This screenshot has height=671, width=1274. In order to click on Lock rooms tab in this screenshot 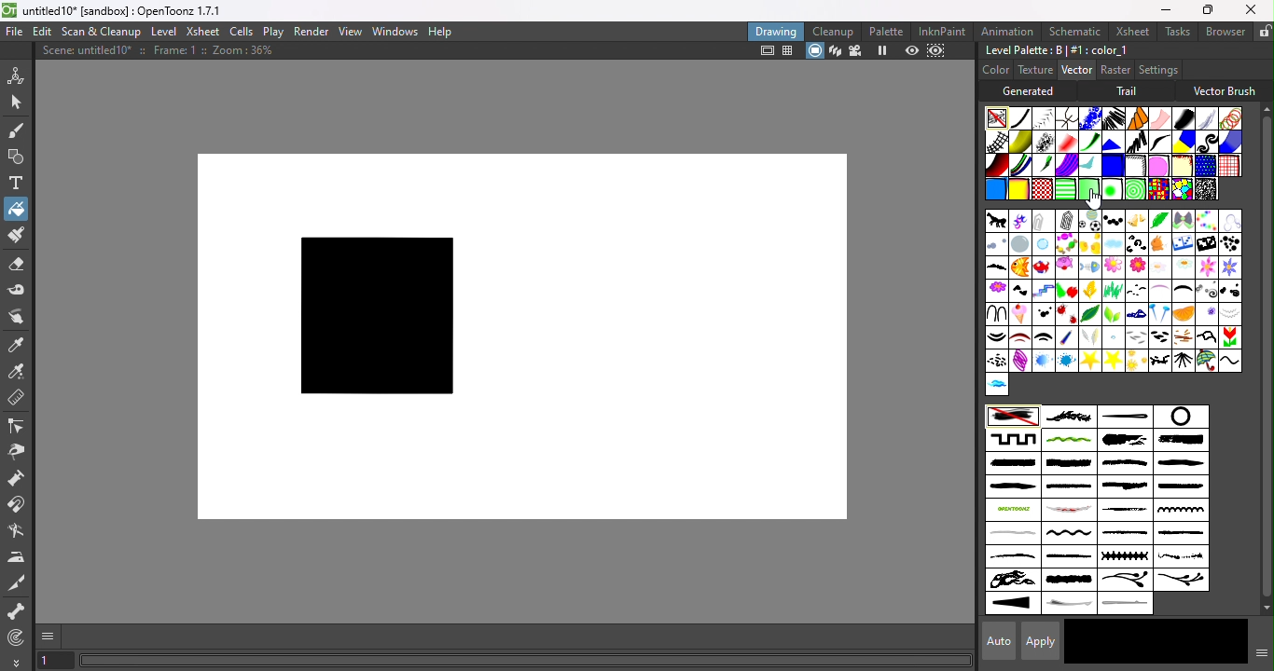, I will do `click(1265, 31)`.